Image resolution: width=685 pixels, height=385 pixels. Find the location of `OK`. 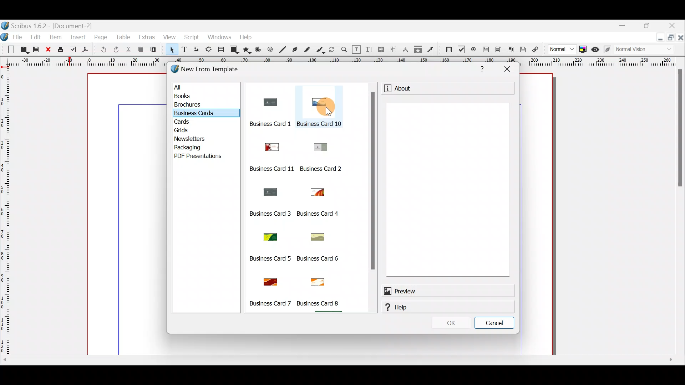

OK is located at coordinates (451, 324).